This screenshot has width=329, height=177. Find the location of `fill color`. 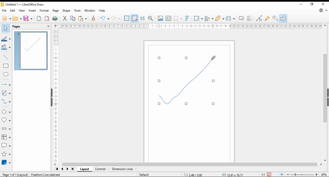

fill color is located at coordinates (6, 47).